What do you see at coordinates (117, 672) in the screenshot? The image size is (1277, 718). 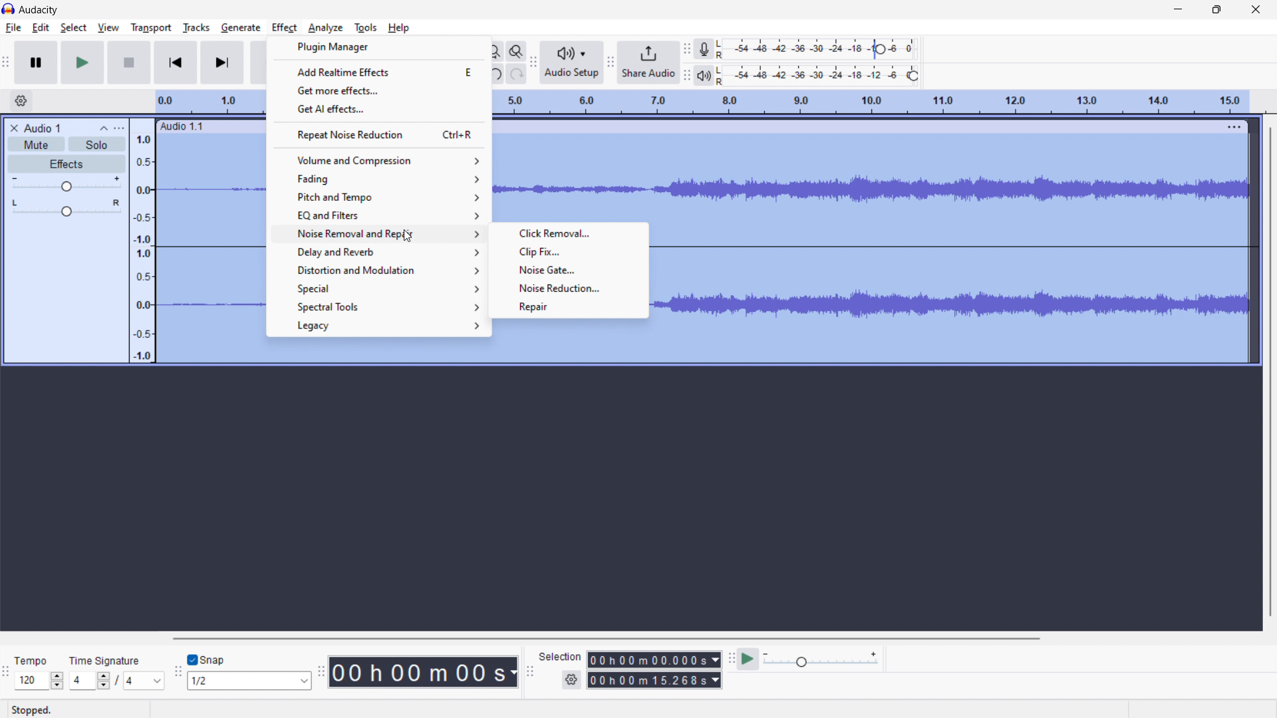 I see `set time signature` at bounding box center [117, 672].